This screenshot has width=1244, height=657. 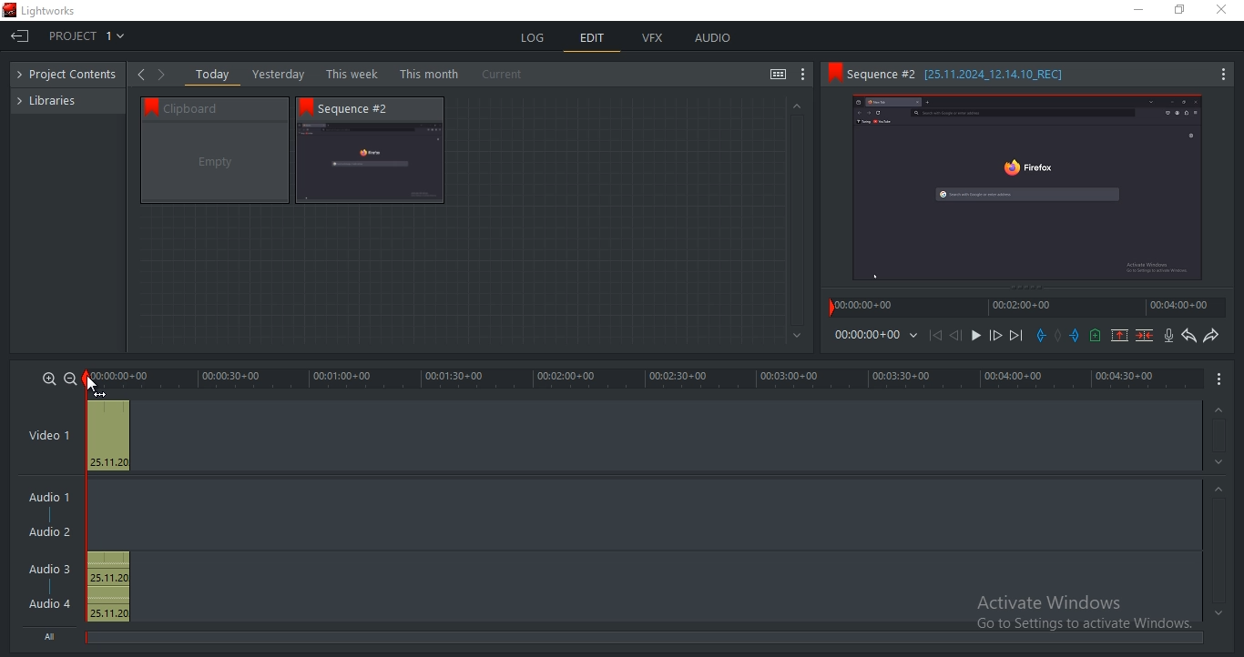 What do you see at coordinates (140, 74) in the screenshot?
I see `Show options to the left` at bounding box center [140, 74].